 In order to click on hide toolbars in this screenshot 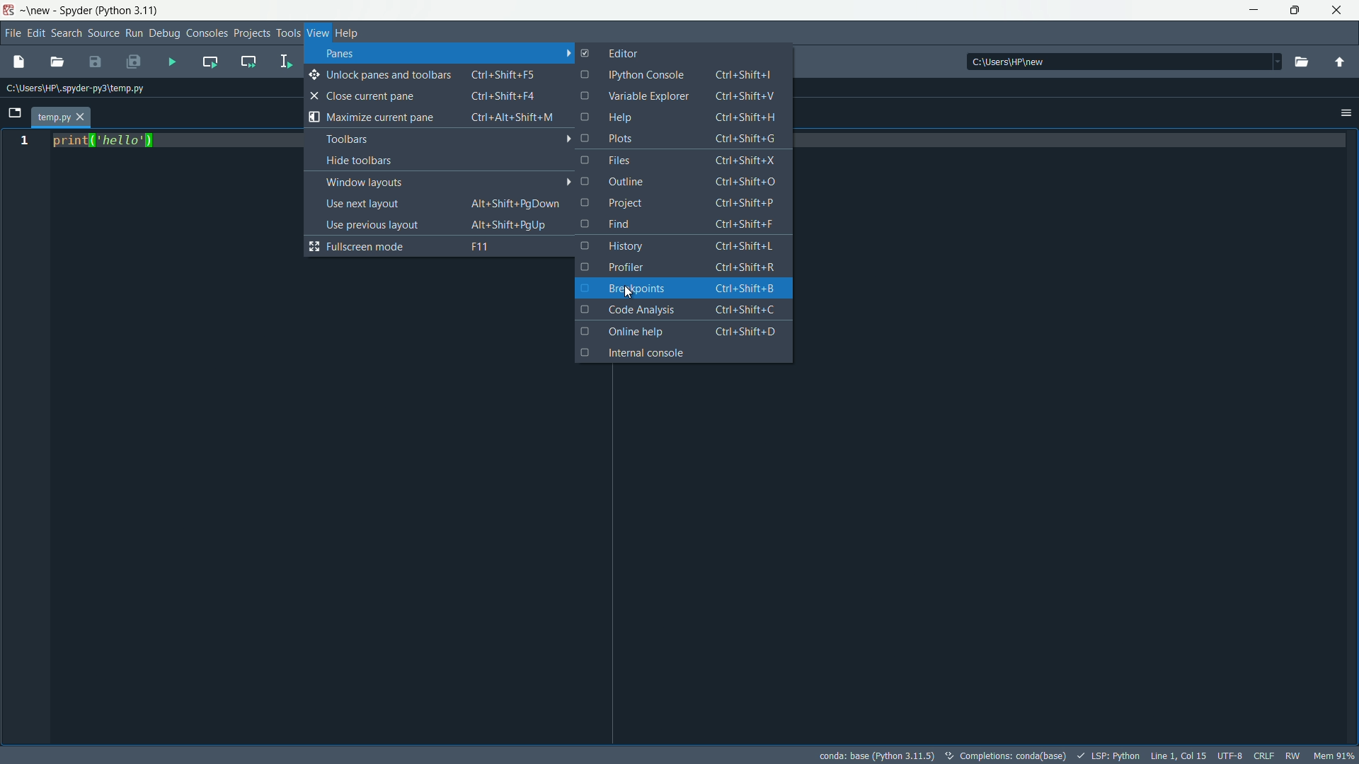, I will do `click(447, 161)`.